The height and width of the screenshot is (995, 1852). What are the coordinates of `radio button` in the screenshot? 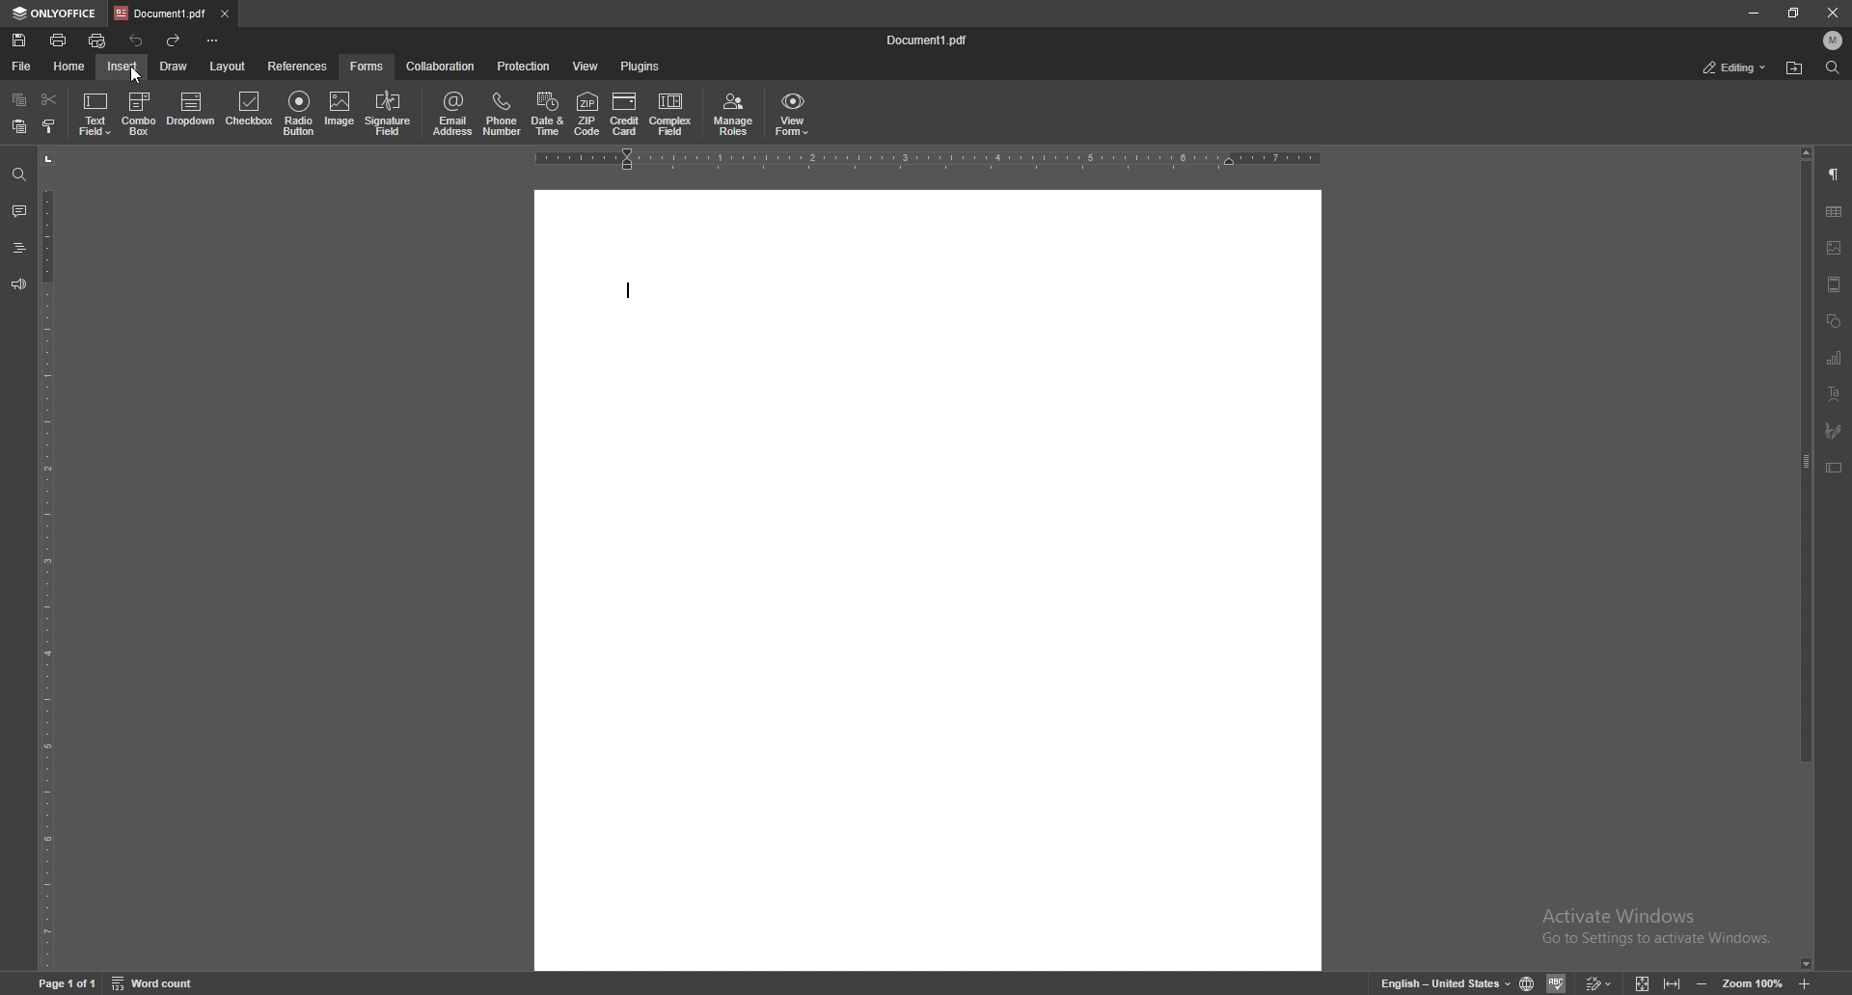 It's located at (299, 114).